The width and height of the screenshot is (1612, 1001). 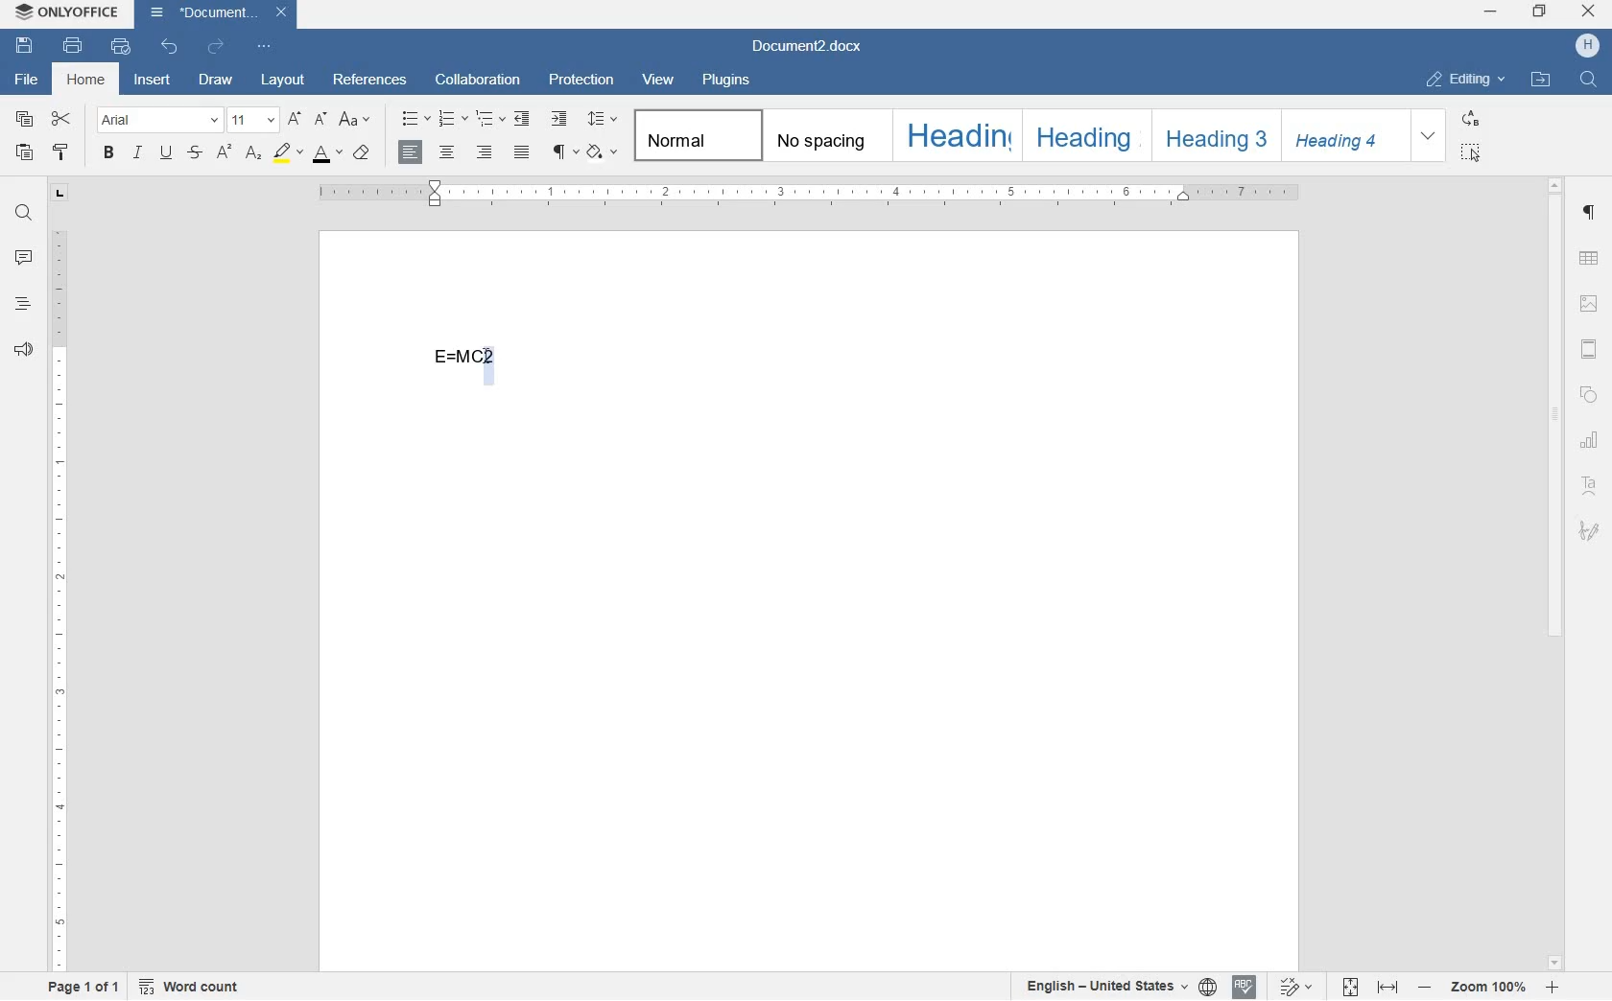 What do you see at coordinates (24, 80) in the screenshot?
I see `file` at bounding box center [24, 80].